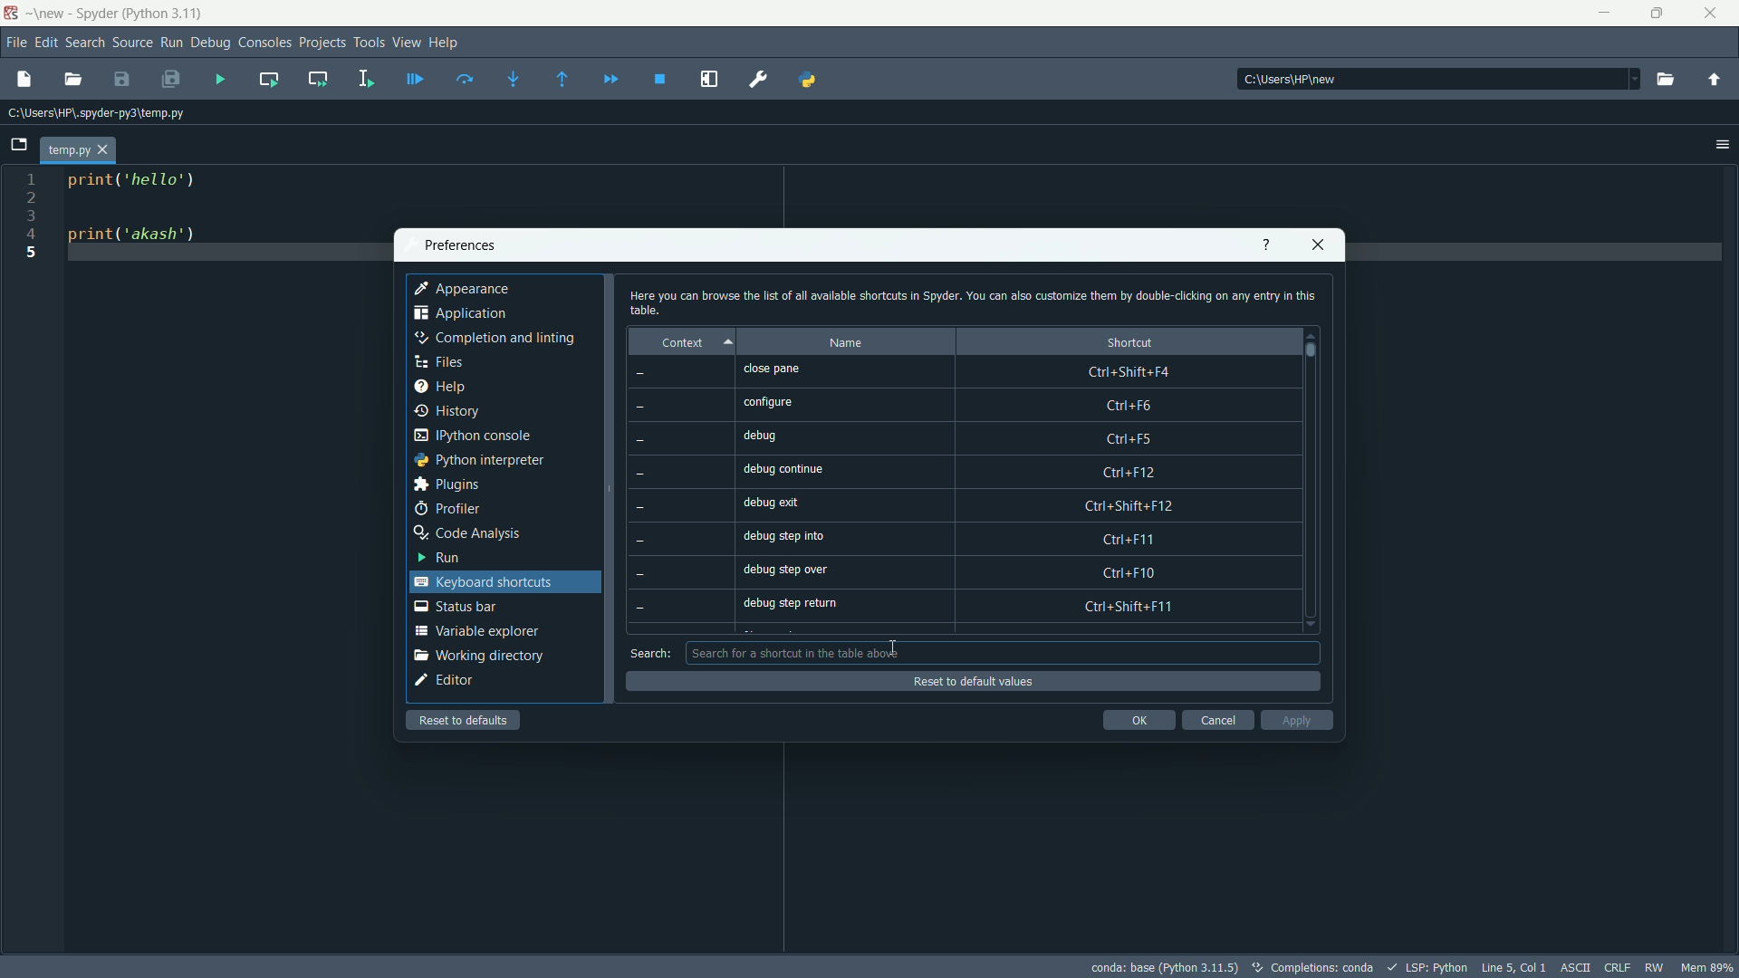  Describe the element at coordinates (808, 81) in the screenshot. I see `python path manager` at that location.